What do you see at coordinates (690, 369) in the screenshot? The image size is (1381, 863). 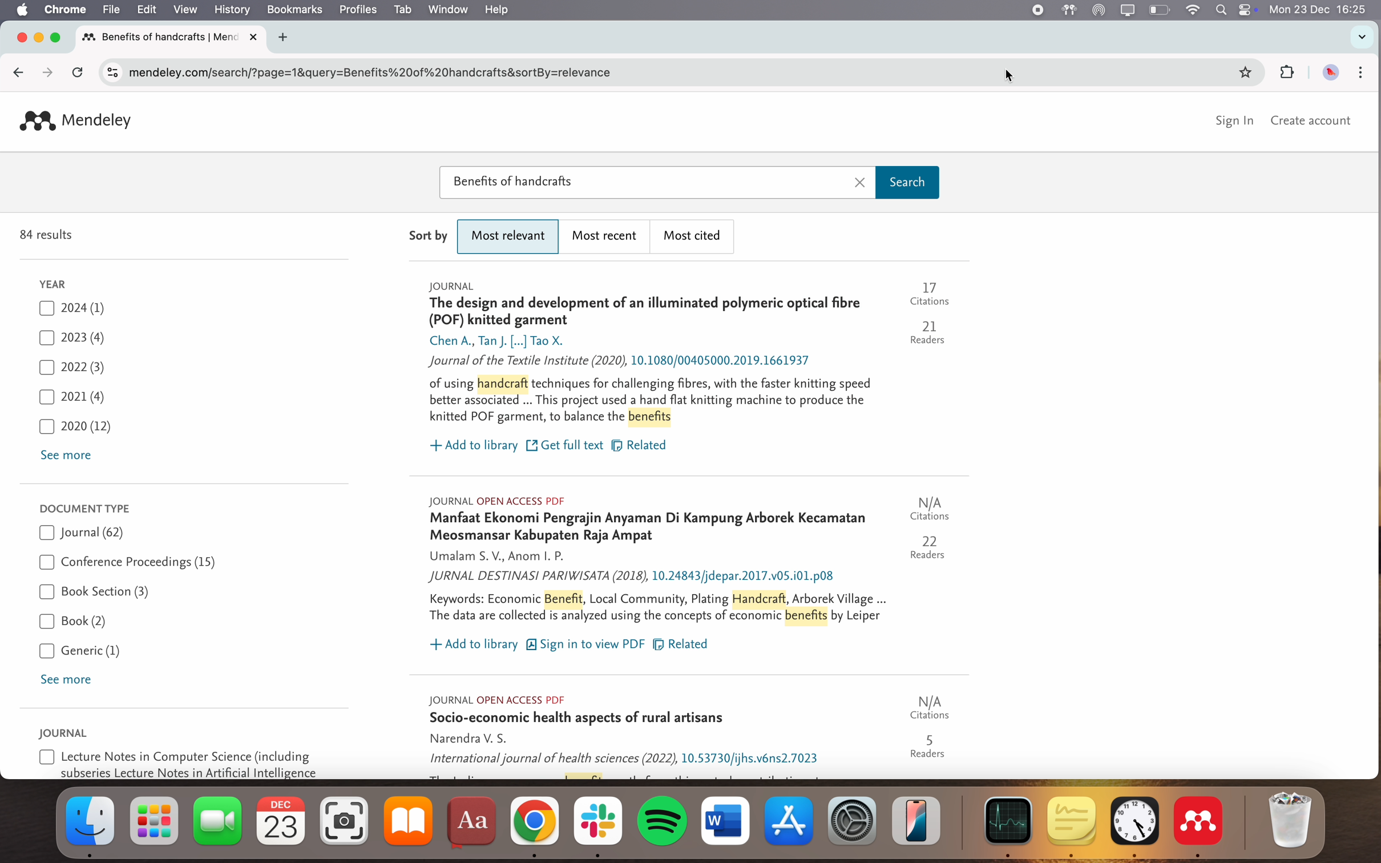 I see `article` at bounding box center [690, 369].